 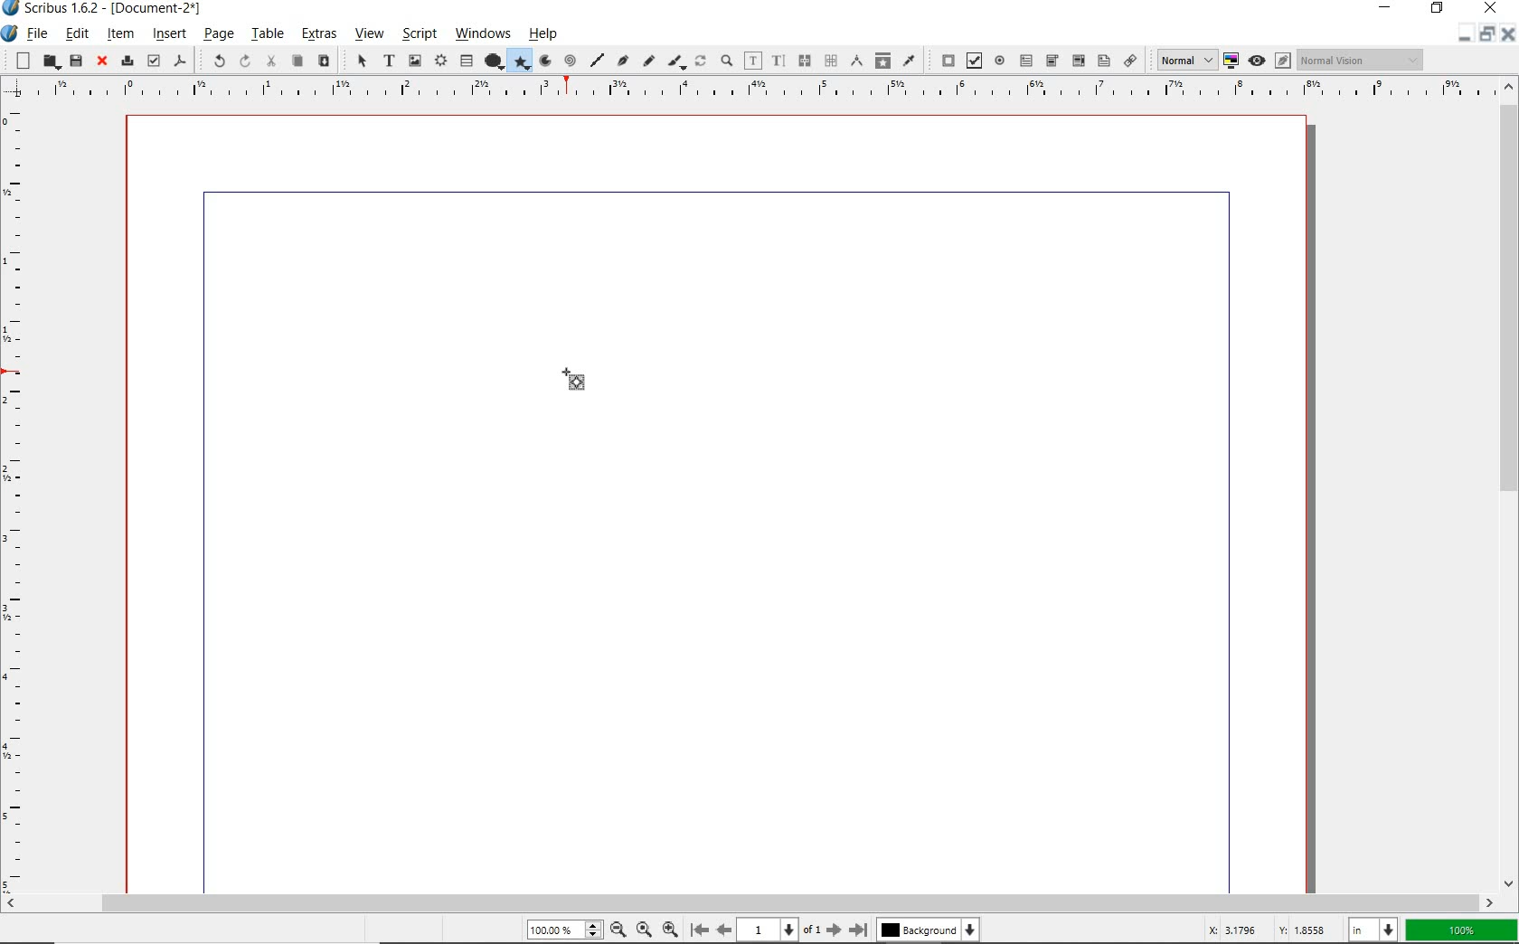 I want to click on pdf text field, so click(x=1028, y=60).